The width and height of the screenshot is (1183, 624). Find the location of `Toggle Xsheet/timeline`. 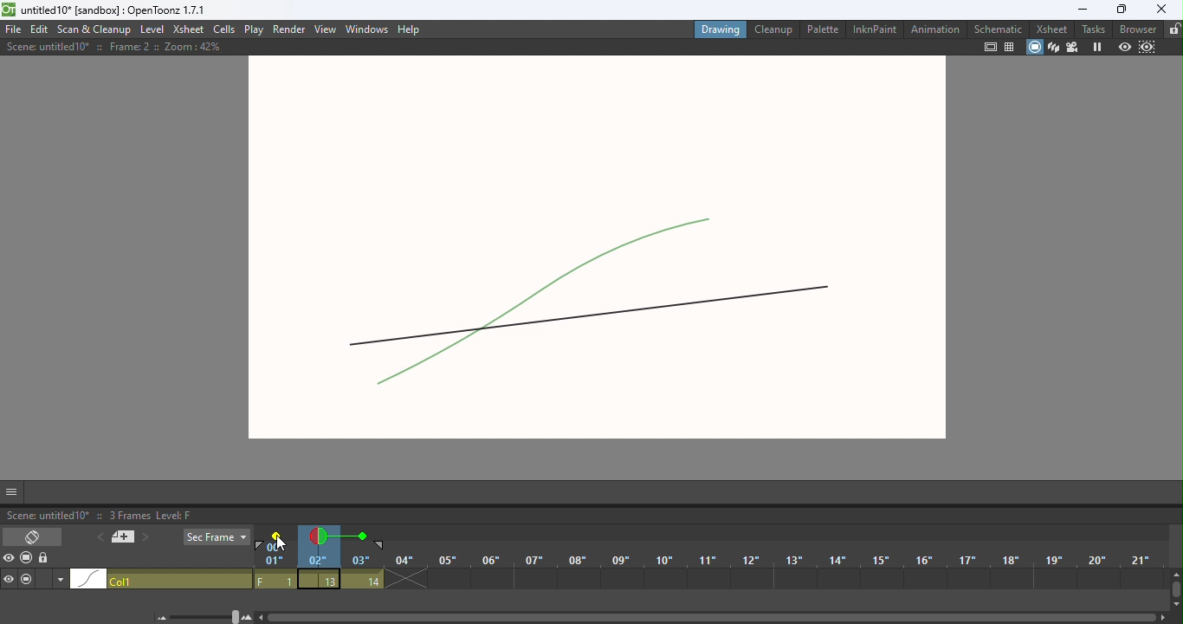

Toggle Xsheet/timeline is located at coordinates (33, 537).